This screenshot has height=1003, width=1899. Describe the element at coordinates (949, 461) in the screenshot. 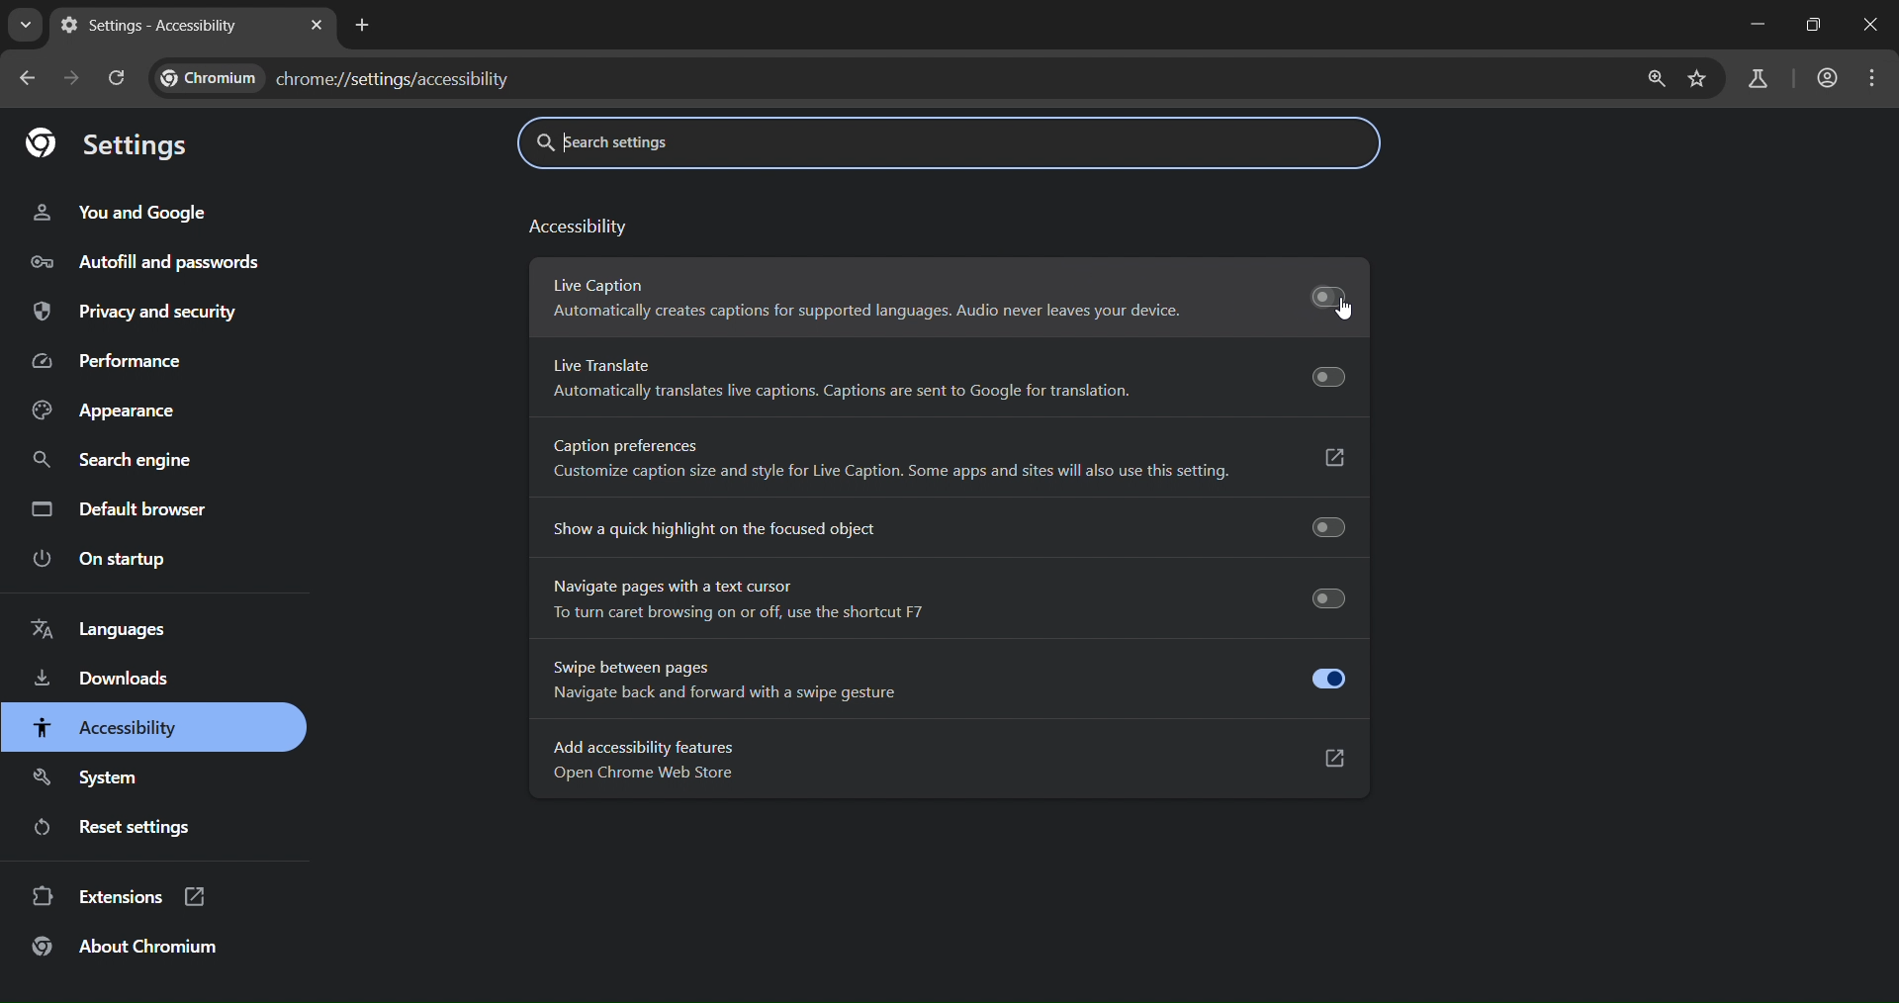

I see `Caption preferences
Customize caption size and style for Live Caption. Some apps and sites will also use this setting.` at that location.